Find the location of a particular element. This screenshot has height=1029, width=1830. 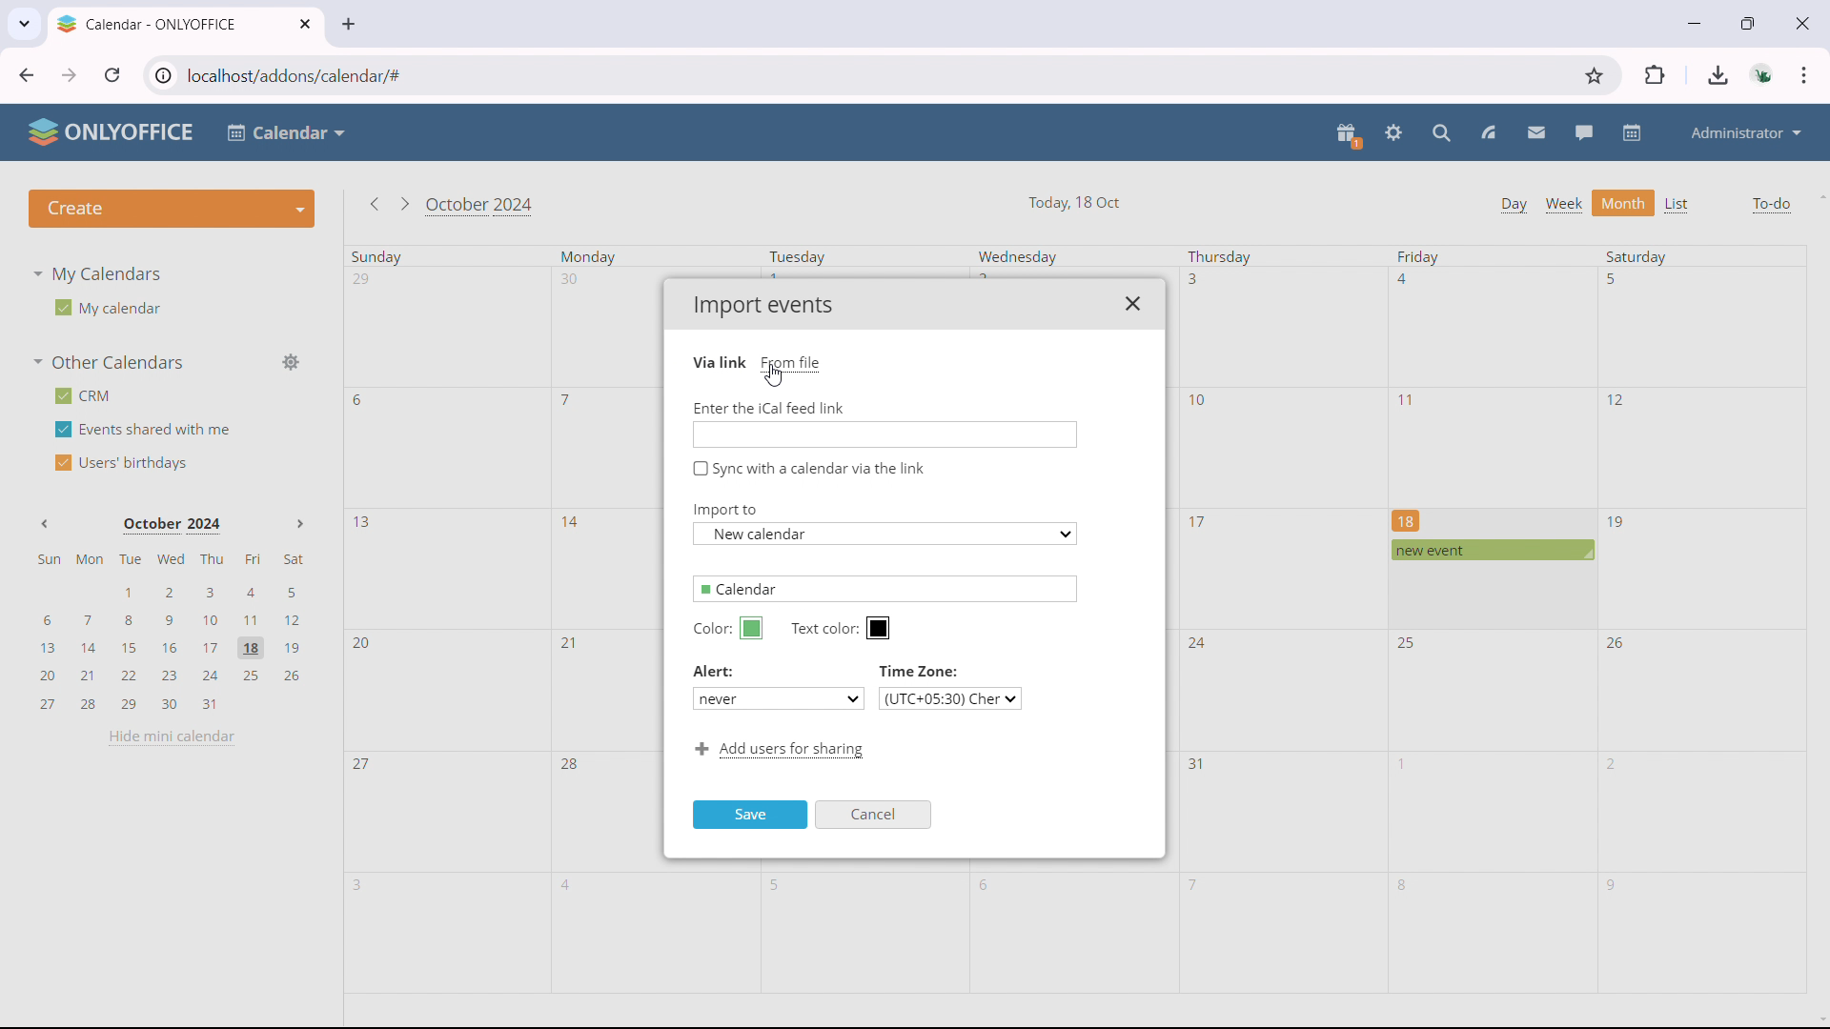

talk is located at coordinates (1584, 132).